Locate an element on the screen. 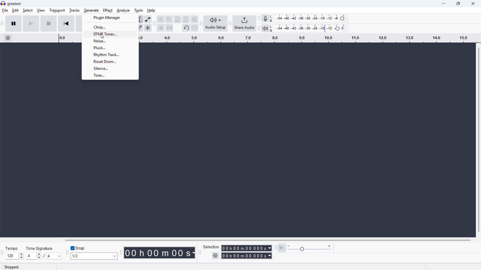 The height and width of the screenshot is (270, 481). stop is located at coordinates (49, 23).